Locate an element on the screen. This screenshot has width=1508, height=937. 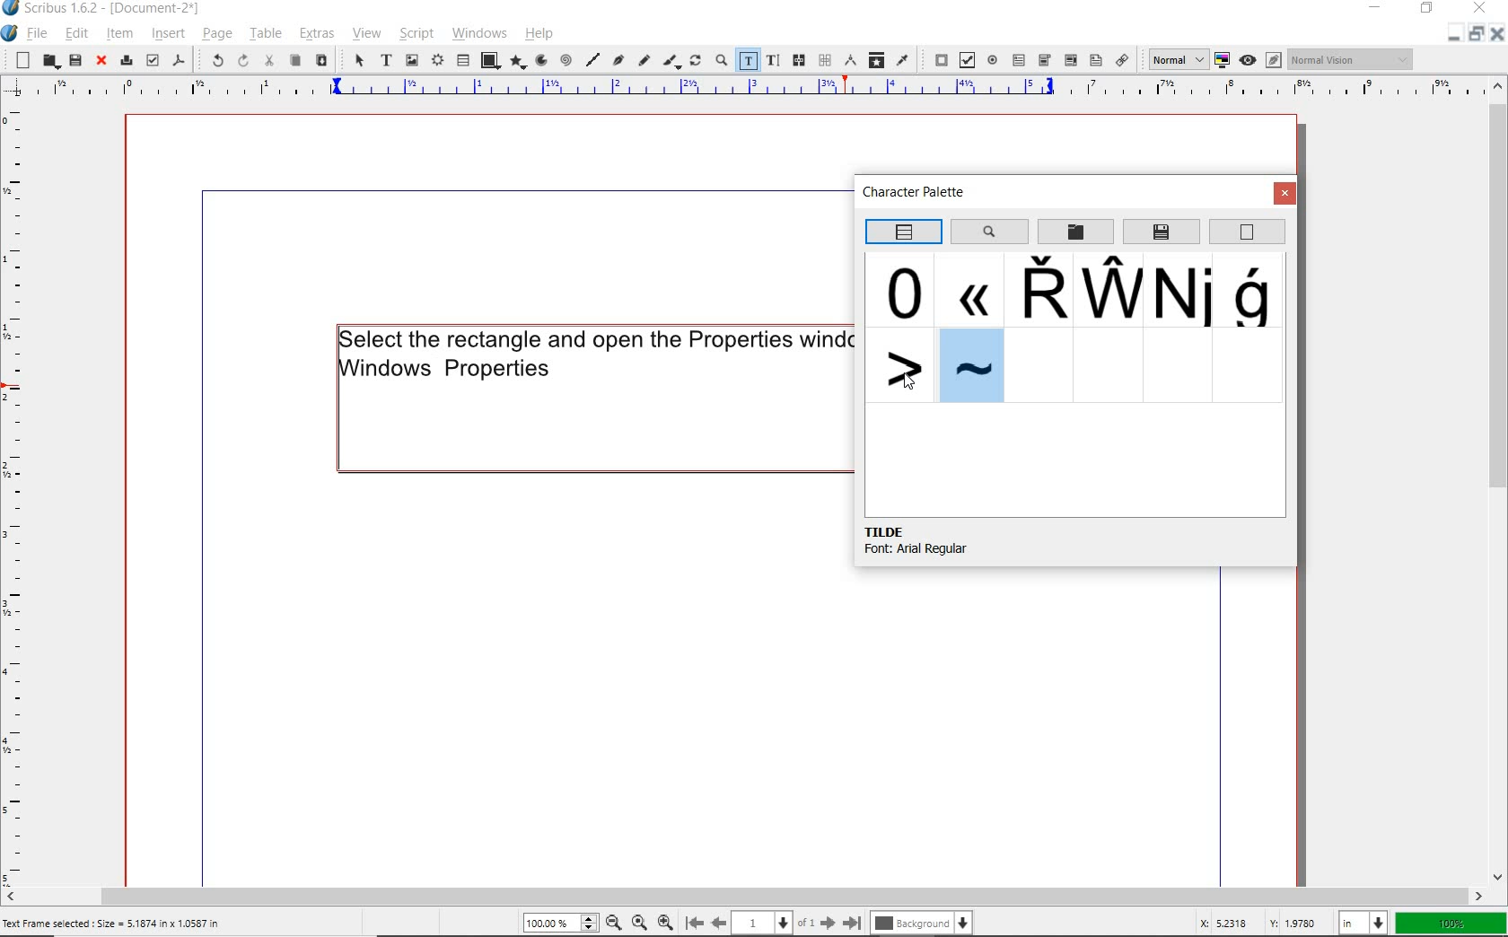
glyphs is located at coordinates (900, 366).